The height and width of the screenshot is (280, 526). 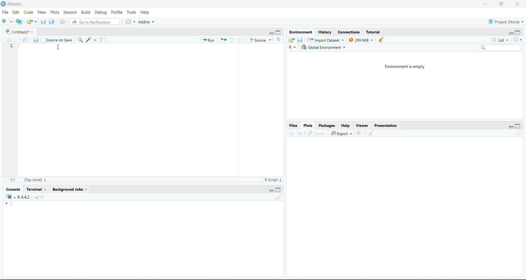 What do you see at coordinates (292, 47) in the screenshot?
I see `R` at bounding box center [292, 47].